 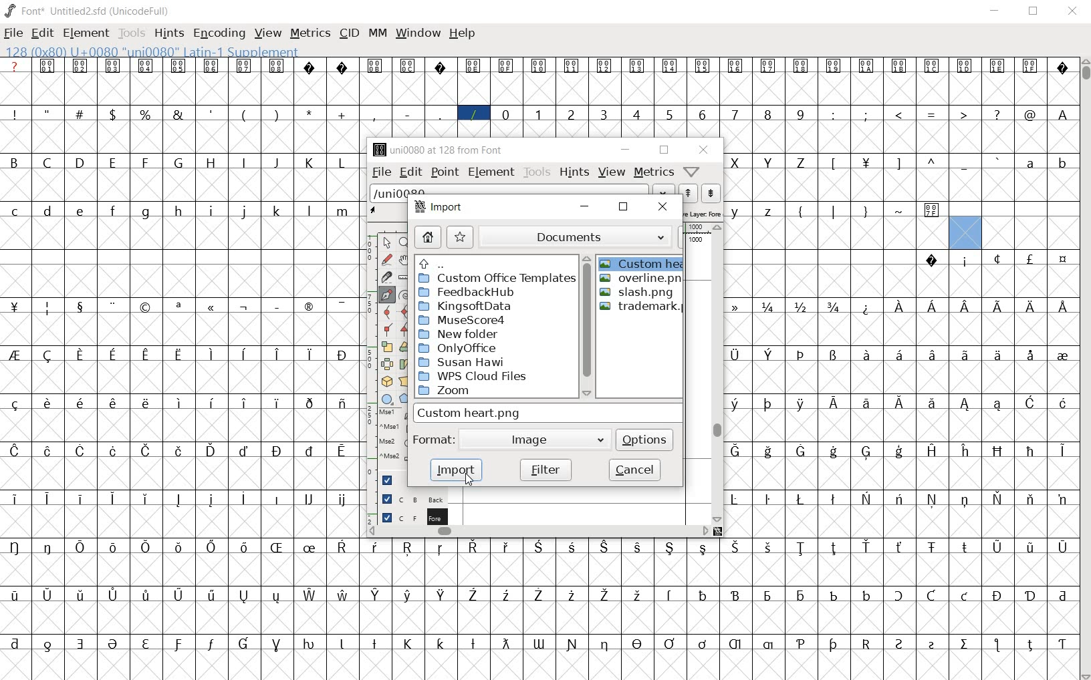 What do you see at coordinates (48, 594) in the screenshot?
I see `glyph` at bounding box center [48, 594].